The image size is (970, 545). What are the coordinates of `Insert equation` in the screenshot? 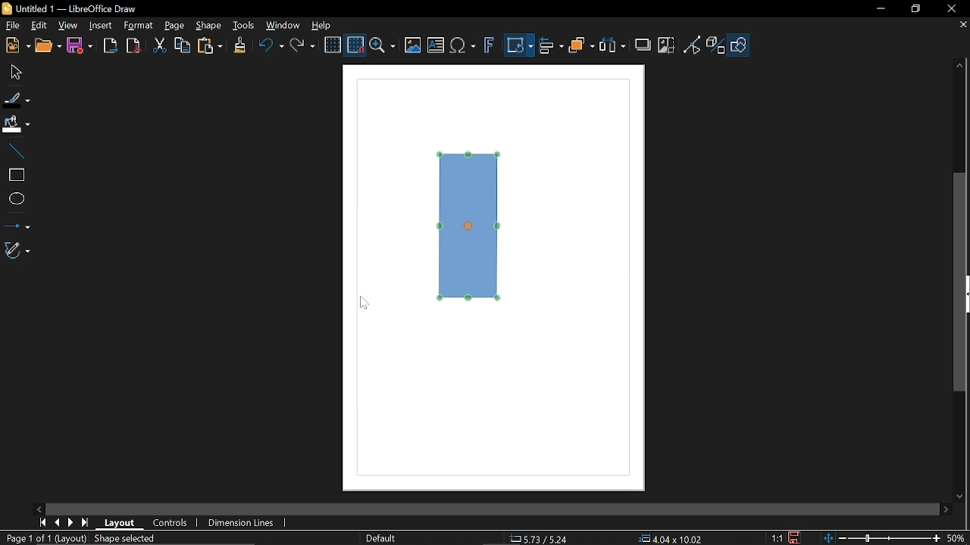 It's located at (462, 48).